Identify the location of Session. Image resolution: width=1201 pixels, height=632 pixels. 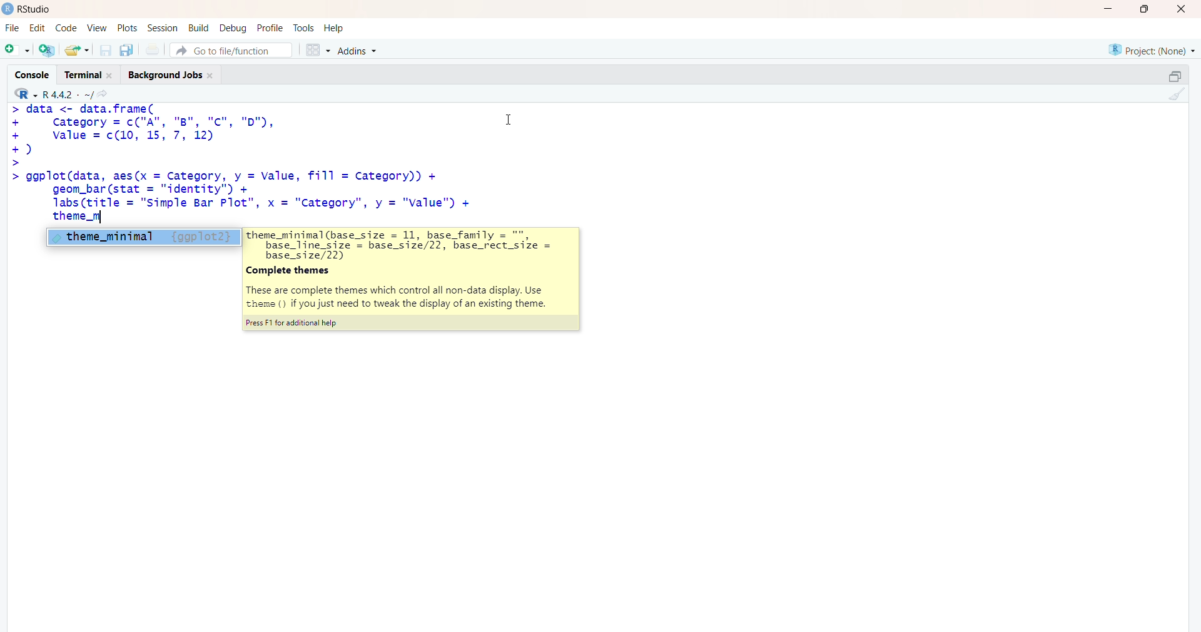
(163, 28).